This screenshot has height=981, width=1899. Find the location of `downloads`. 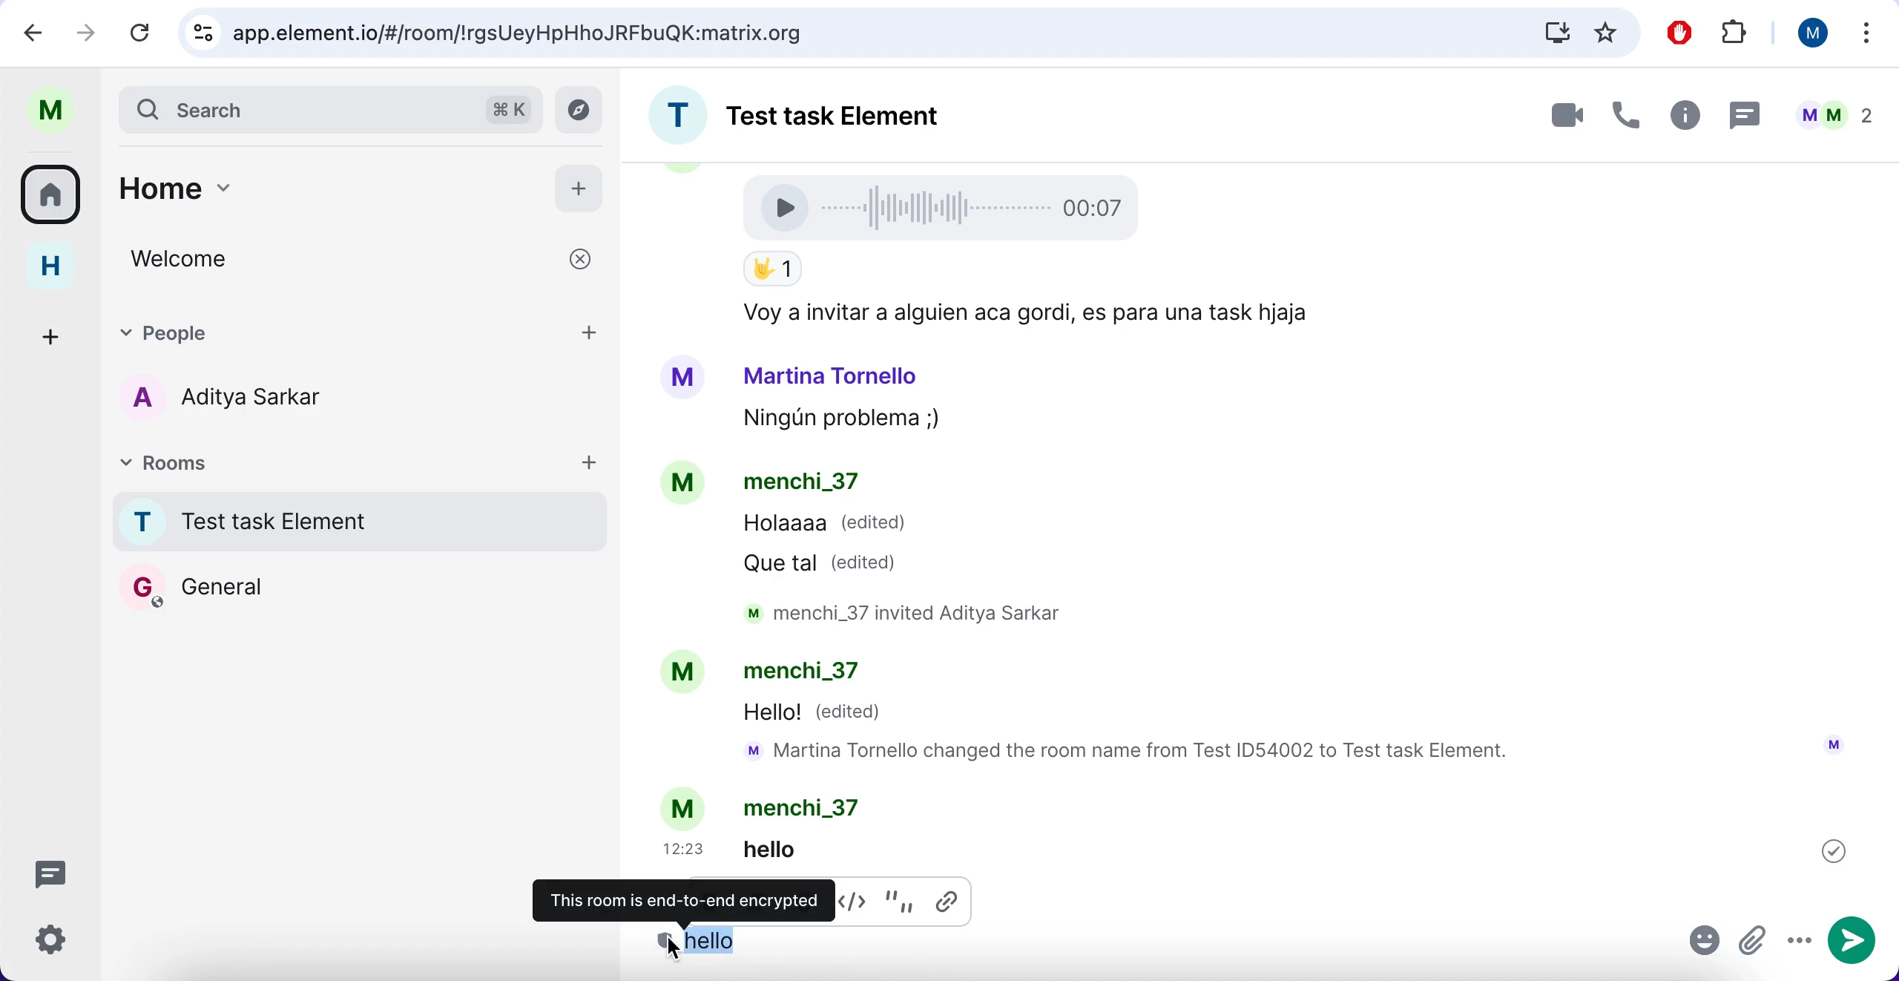

downloads is located at coordinates (1556, 32).